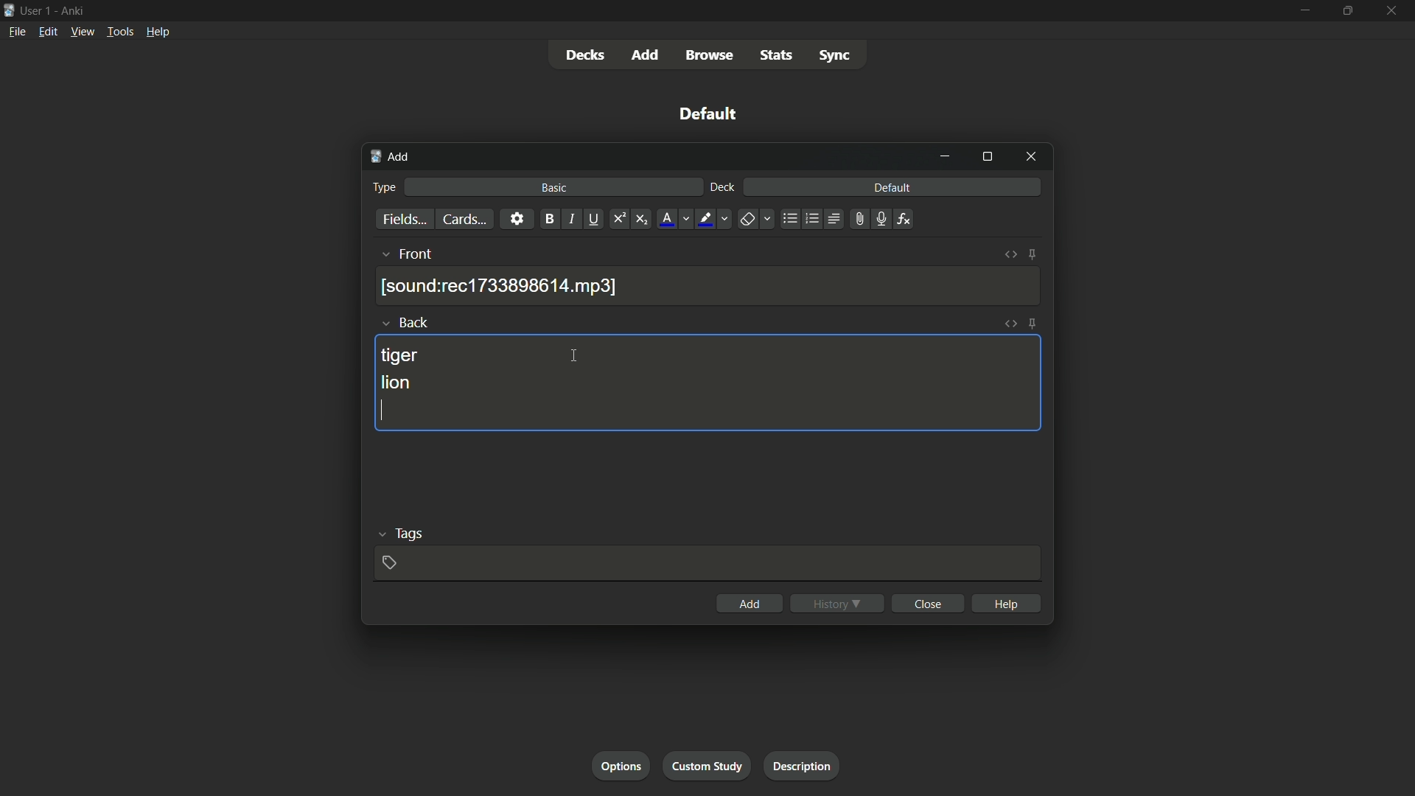 The height and width of the screenshot is (796, 1415). Describe the element at coordinates (618, 219) in the screenshot. I see `superscript` at that location.